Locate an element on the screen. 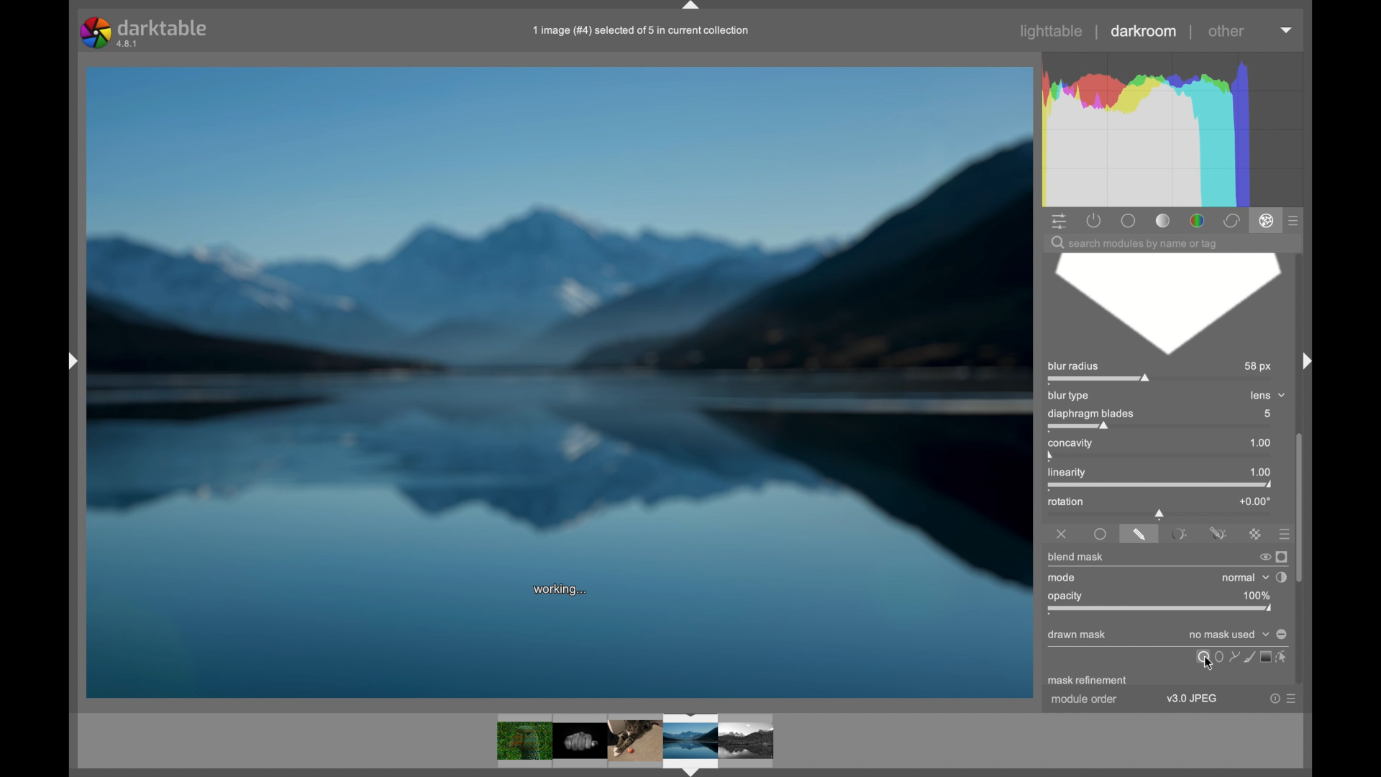 The image size is (1381, 777). uniformly is located at coordinates (1101, 534).